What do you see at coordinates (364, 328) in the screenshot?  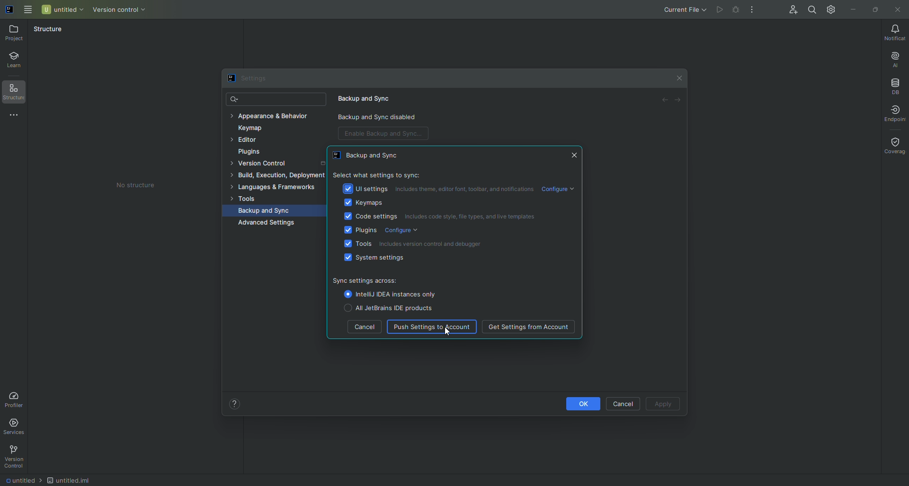 I see `Cancel` at bounding box center [364, 328].